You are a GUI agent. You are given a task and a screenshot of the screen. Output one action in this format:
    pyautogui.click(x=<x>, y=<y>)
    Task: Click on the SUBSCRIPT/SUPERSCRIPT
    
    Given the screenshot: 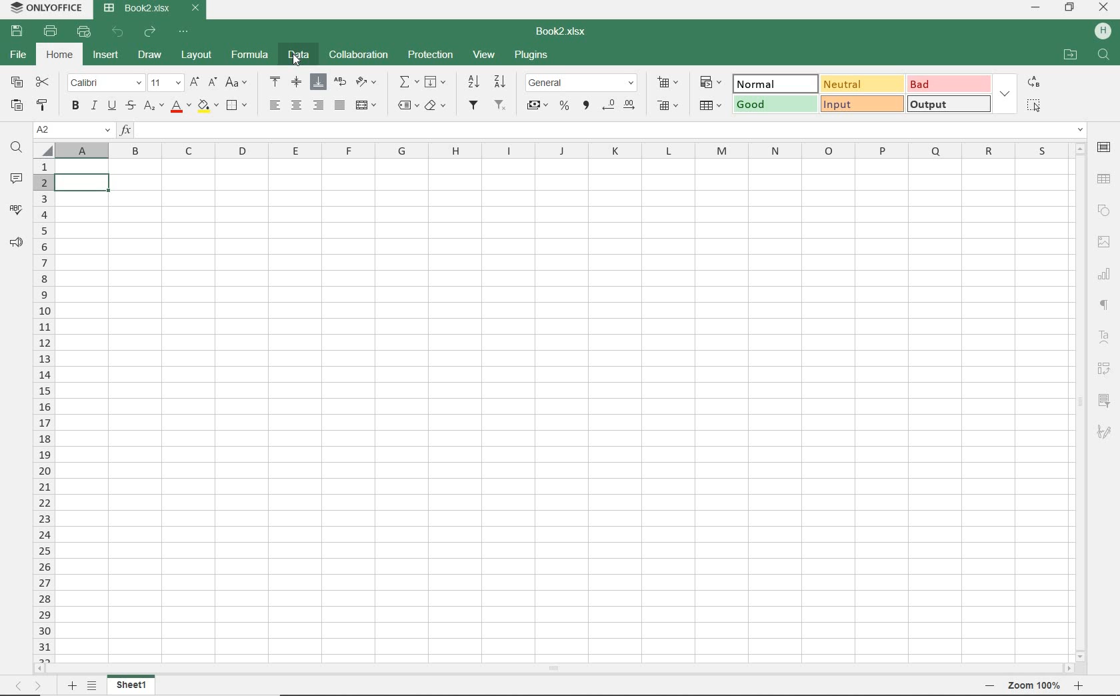 What is the action you would take?
    pyautogui.click(x=153, y=107)
    